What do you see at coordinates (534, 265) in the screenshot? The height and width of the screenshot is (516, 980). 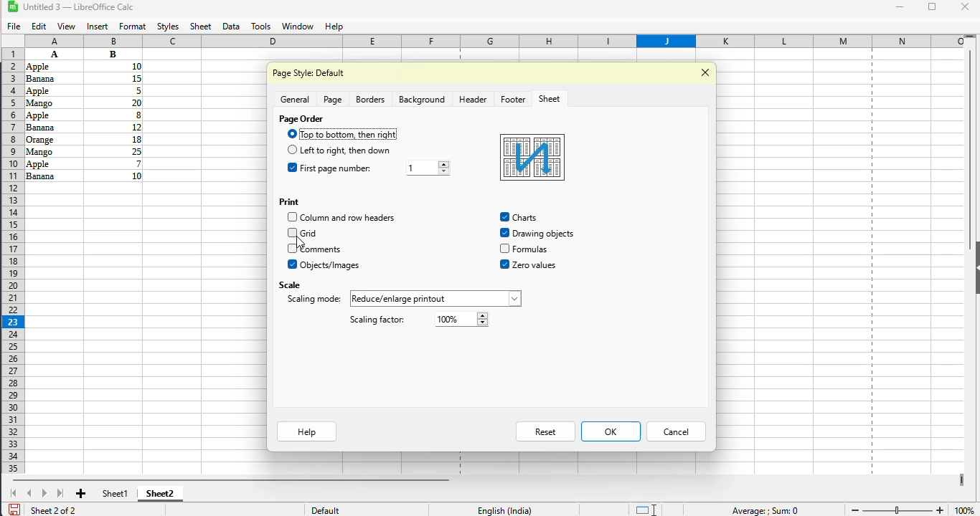 I see `` at bounding box center [534, 265].